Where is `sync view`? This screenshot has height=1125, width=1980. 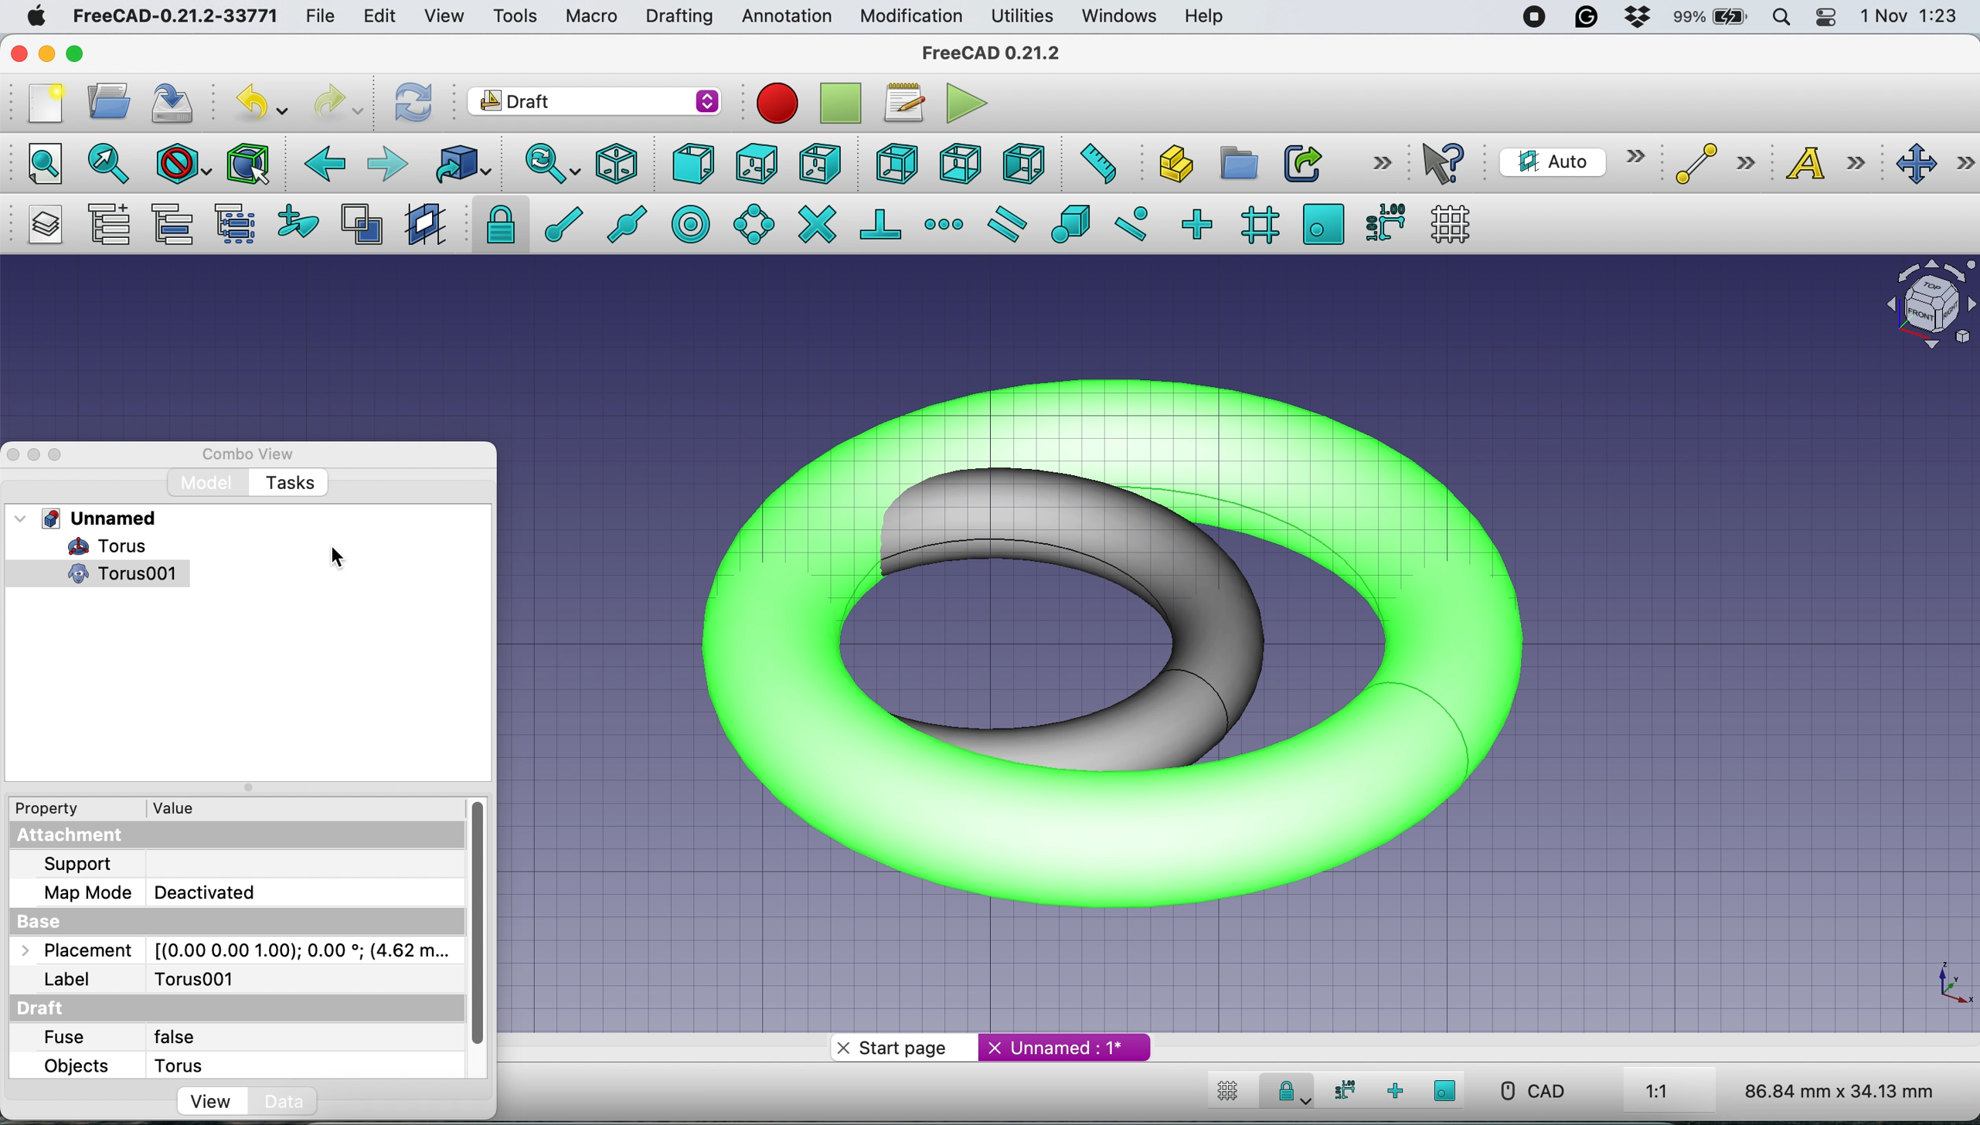
sync view is located at coordinates (551, 164).